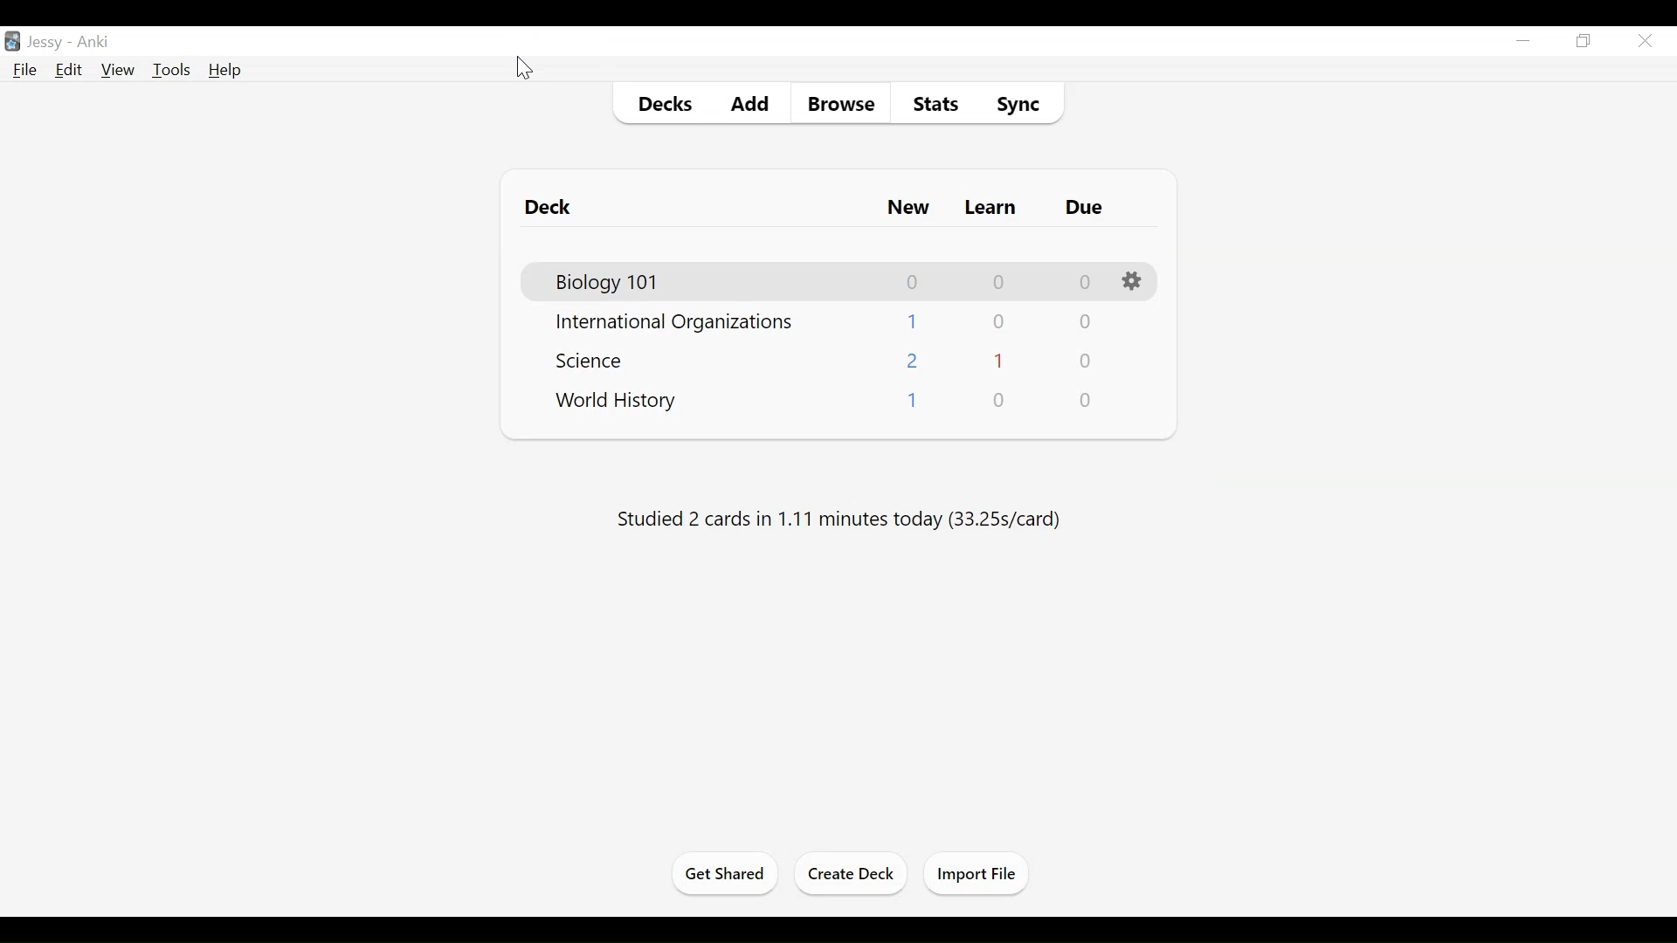 This screenshot has height=943, width=1677. Describe the element at coordinates (981, 875) in the screenshot. I see `Import Files` at that location.